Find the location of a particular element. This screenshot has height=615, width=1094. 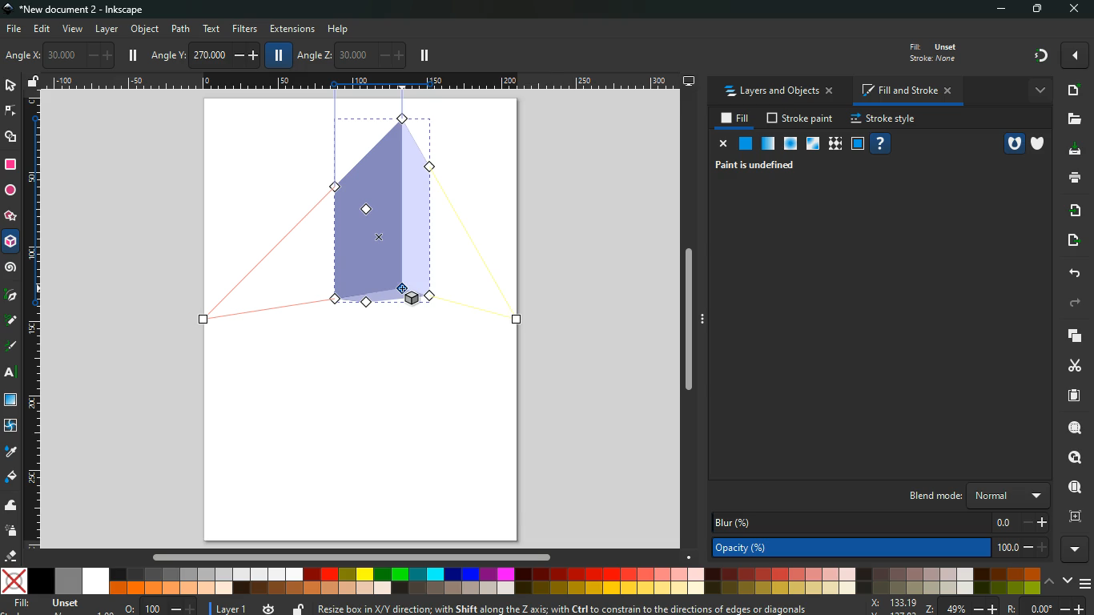

look is located at coordinates (1070, 458).